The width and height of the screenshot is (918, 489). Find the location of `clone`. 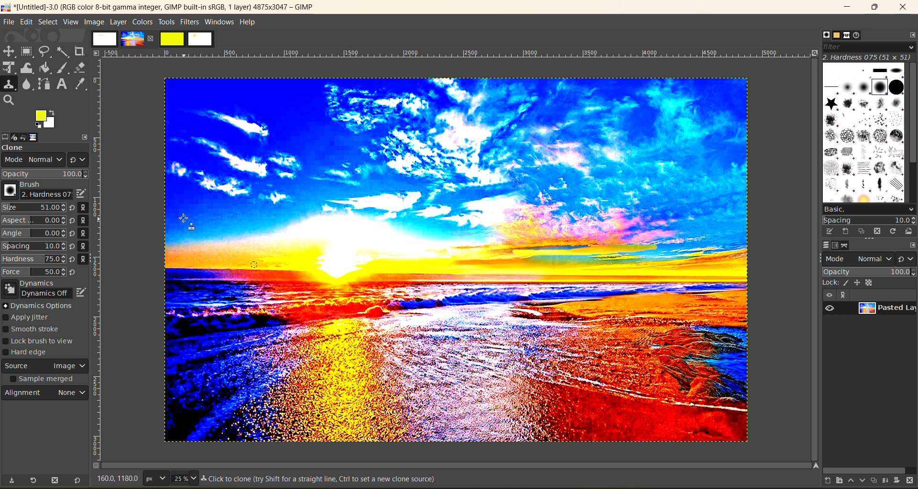

clone is located at coordinates (22, 149).